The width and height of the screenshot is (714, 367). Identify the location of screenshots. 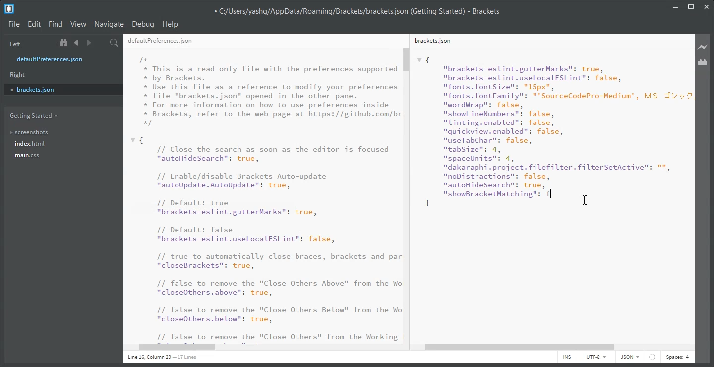
(30, 130).